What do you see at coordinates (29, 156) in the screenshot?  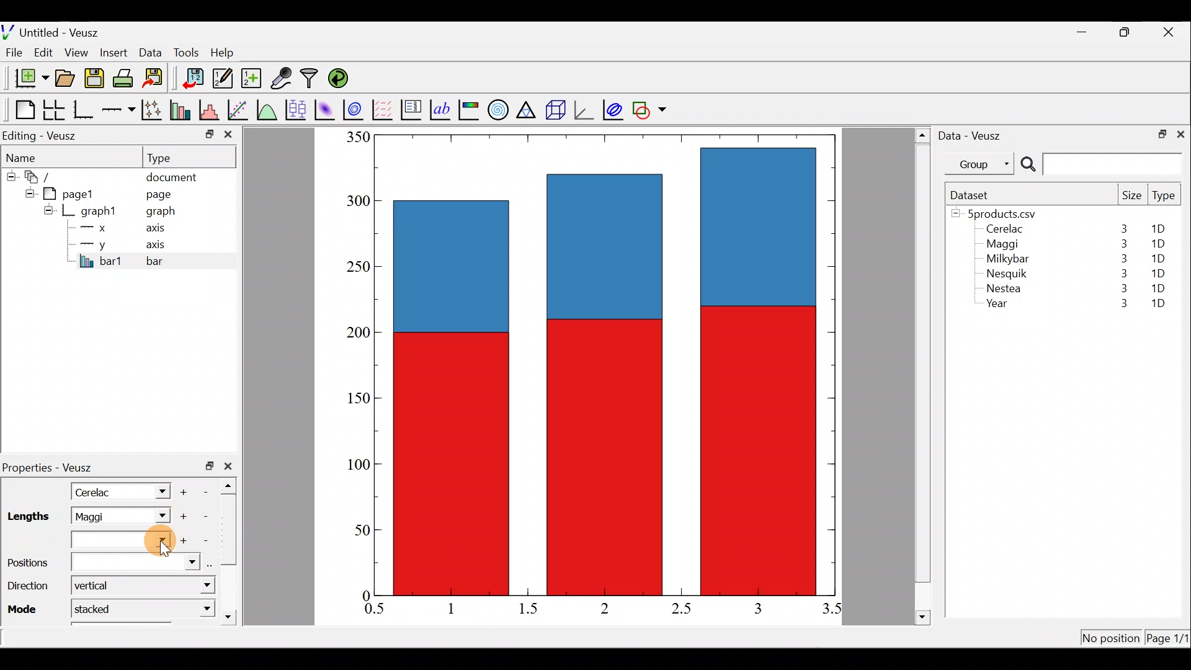 I see `Name` at bounding box center [29, 156].